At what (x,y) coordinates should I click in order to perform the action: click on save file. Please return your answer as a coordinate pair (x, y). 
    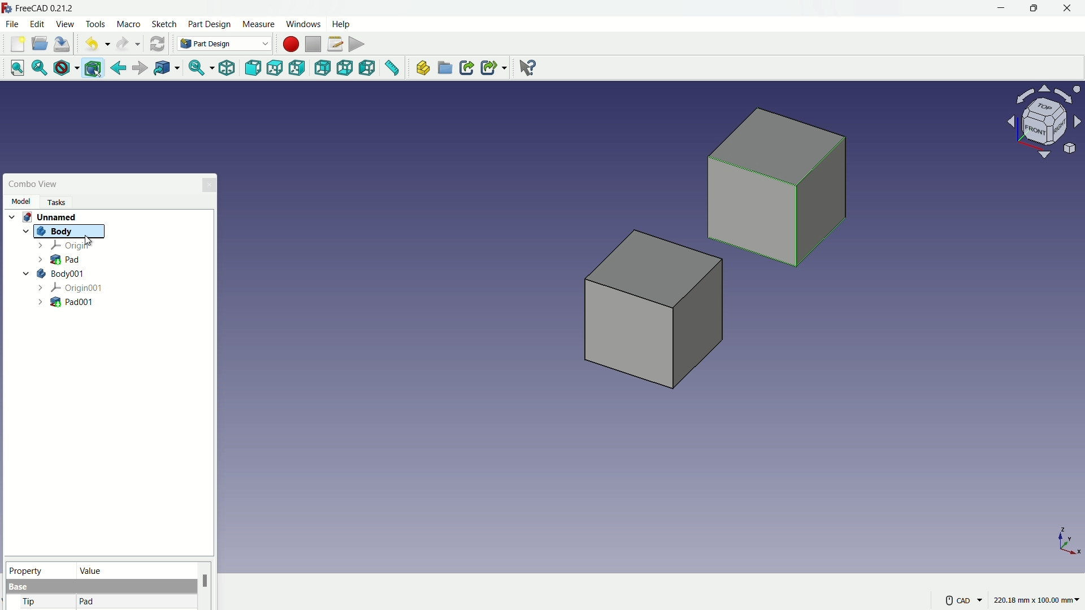
    Looking at the image, I should click on (63, 45).